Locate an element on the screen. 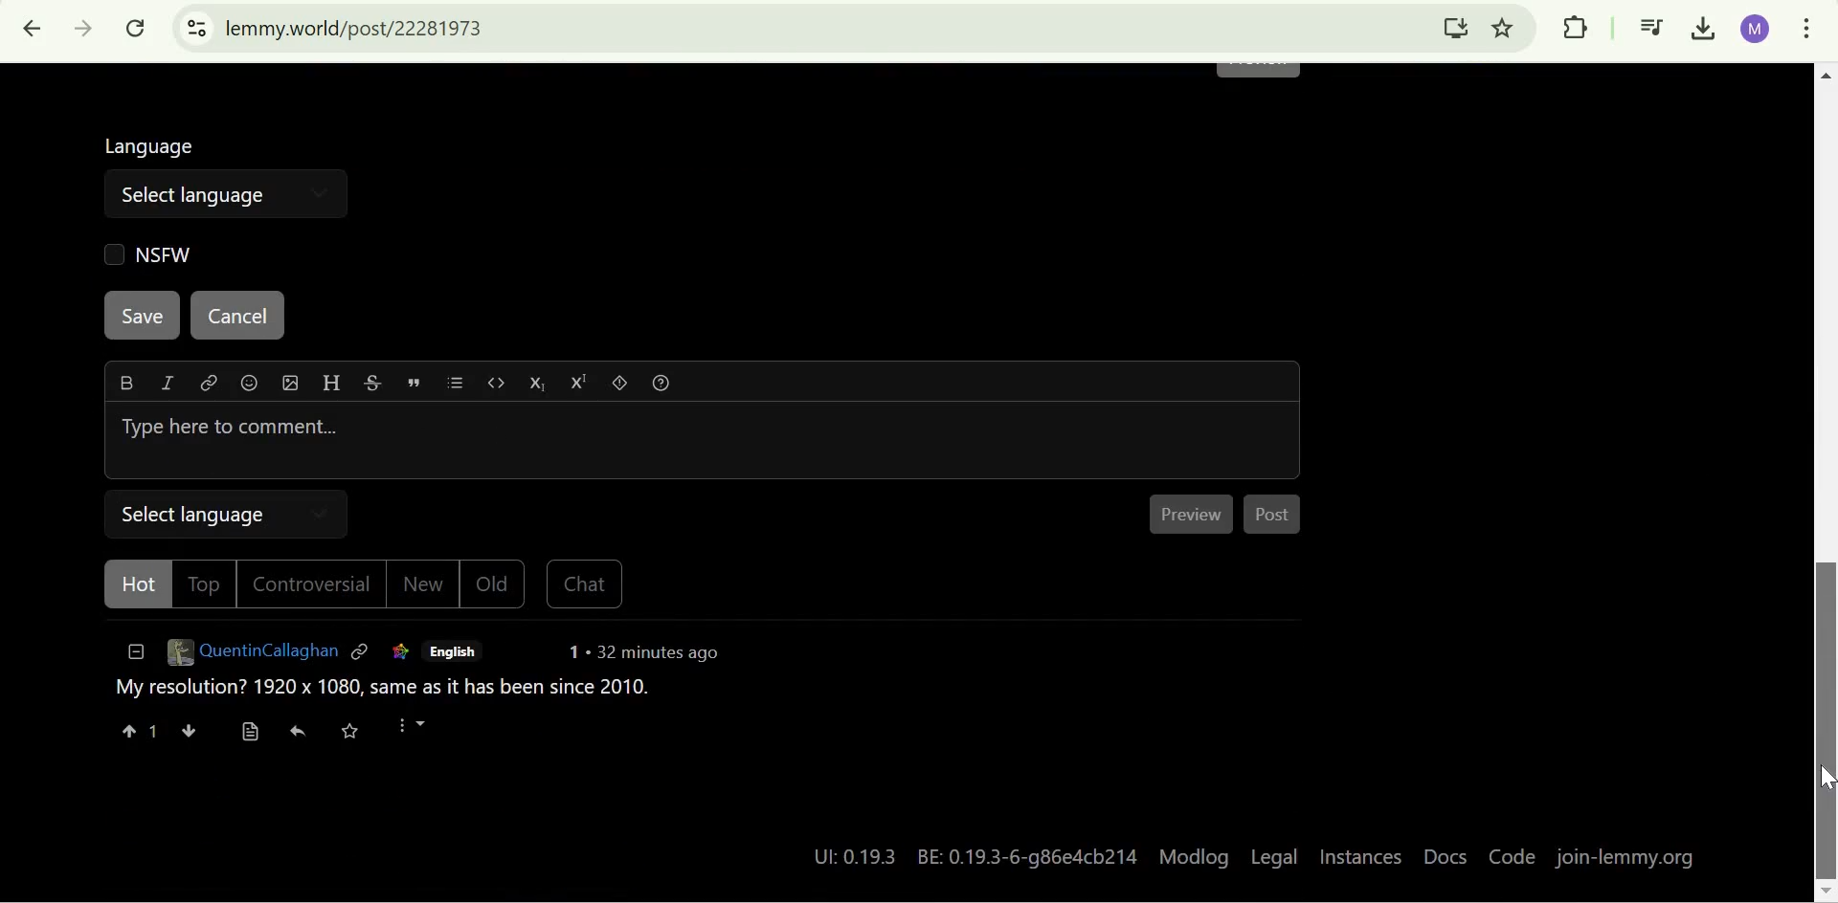 The height and width of the screenshot is (903, 1838). Type here to comment... is located at coordinates (703, 441).